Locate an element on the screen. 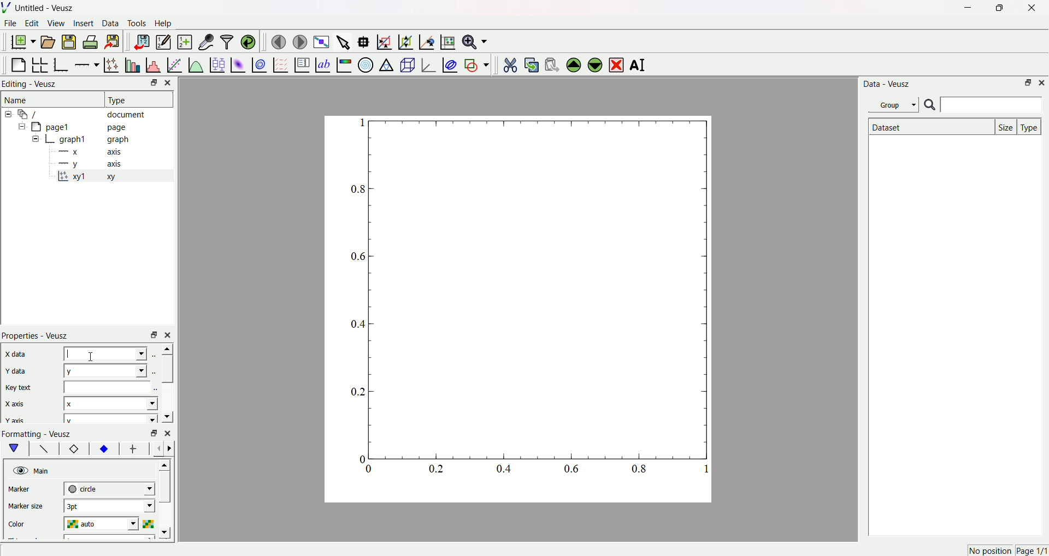 This screenshot has height=556, width=1049. plot key is located at coordinates (301, 63).